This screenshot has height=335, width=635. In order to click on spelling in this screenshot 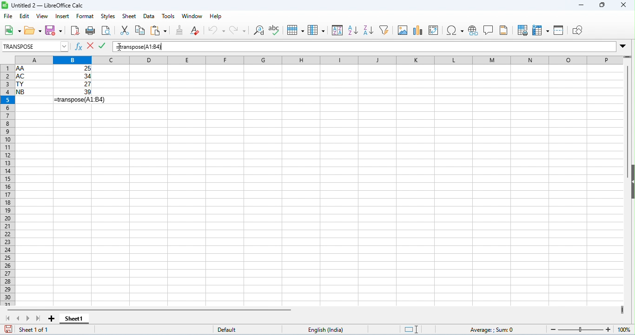, I will do `click(275, 30)`.